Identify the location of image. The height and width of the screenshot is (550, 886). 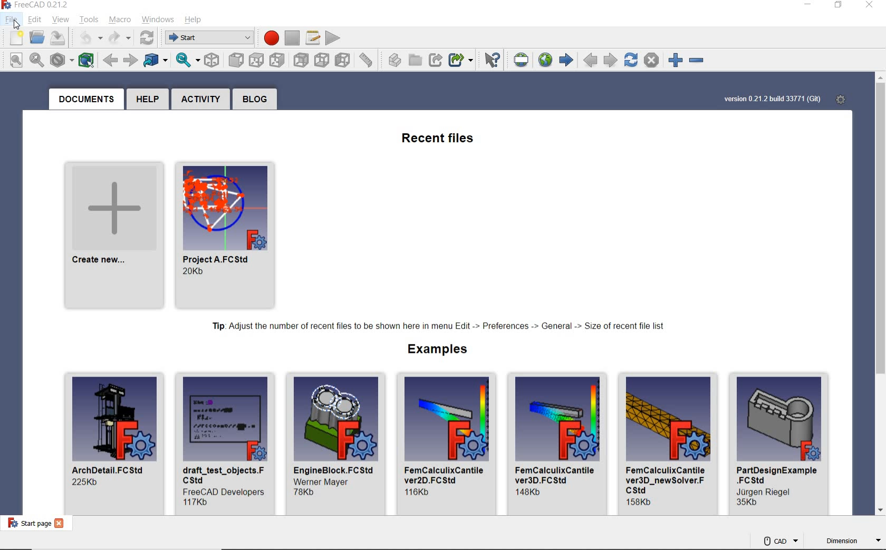
(336, 418).